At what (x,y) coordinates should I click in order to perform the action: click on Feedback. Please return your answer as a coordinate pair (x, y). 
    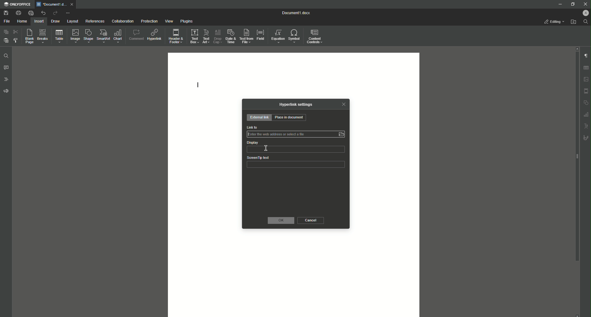
    Looking at the image, I should click on (6, 91).